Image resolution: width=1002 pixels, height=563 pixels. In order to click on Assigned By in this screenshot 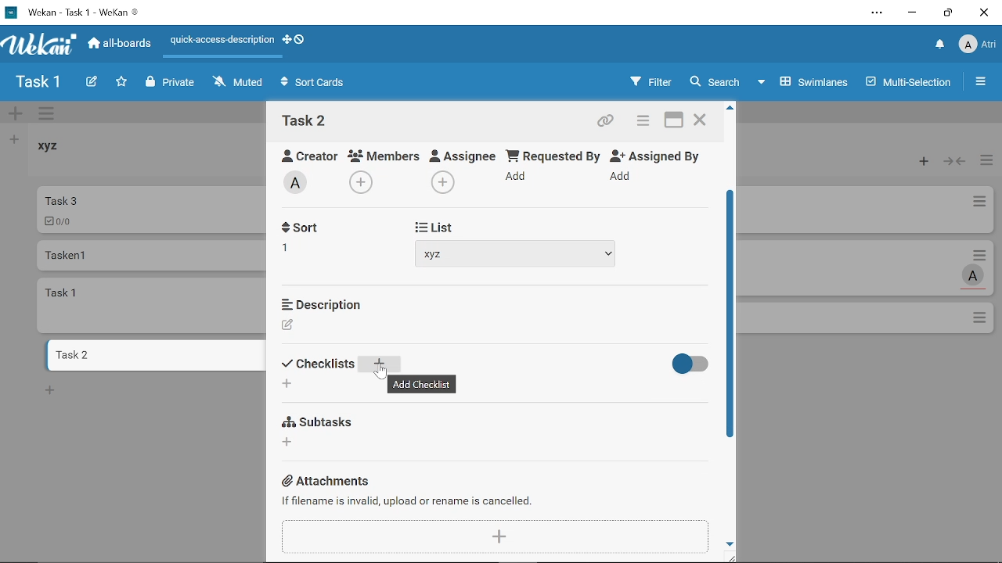, I will do `click(661, 155)`.